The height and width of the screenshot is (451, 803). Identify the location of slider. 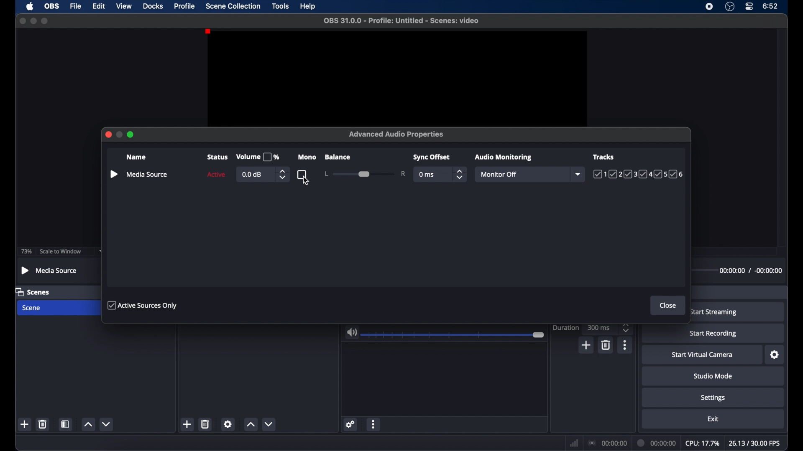
(454, 335).